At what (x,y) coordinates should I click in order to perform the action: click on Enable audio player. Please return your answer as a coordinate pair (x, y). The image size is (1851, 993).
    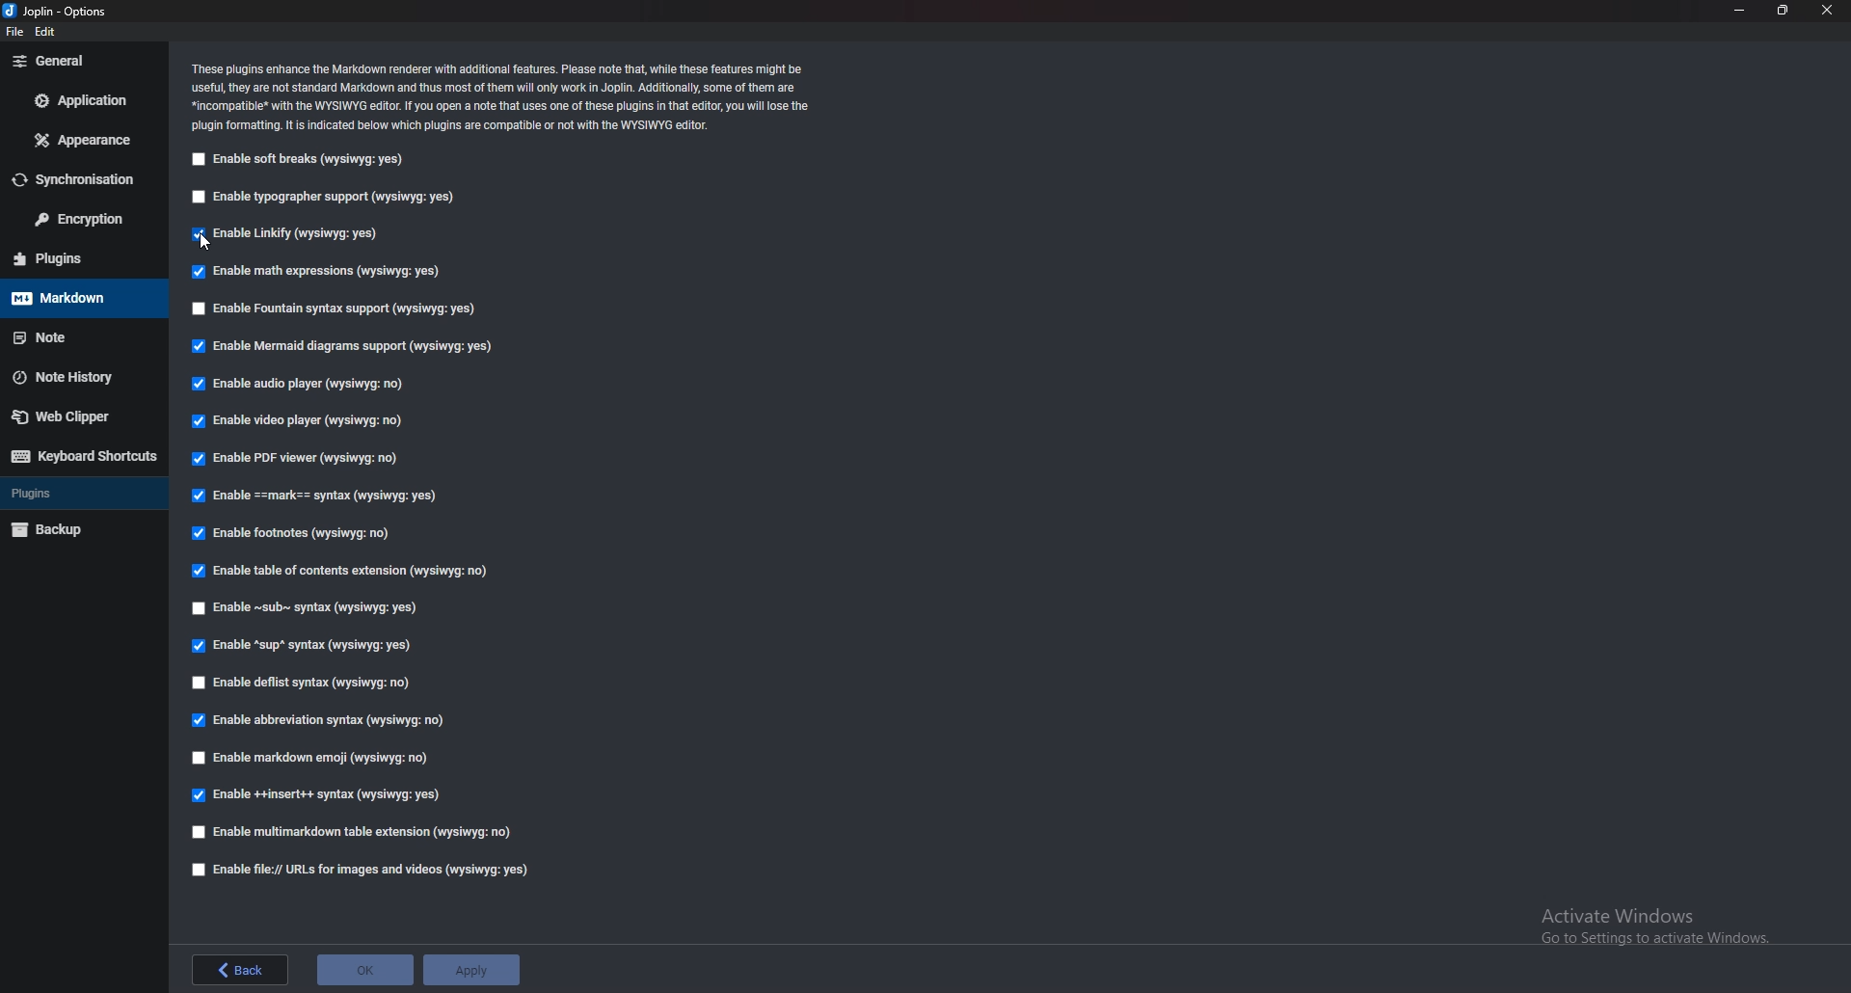
    Looking at the image, I should click on (304, 384).